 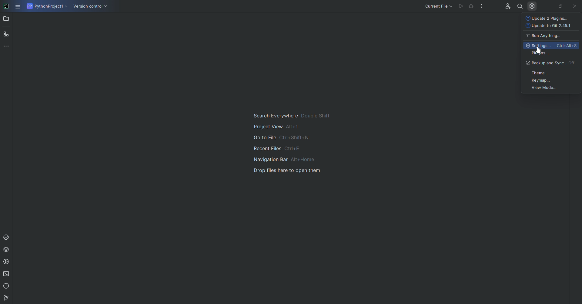 What do you see at coordinates (6, 237) in the screenshot?
I see `Console` at bounding box center [6, 237].